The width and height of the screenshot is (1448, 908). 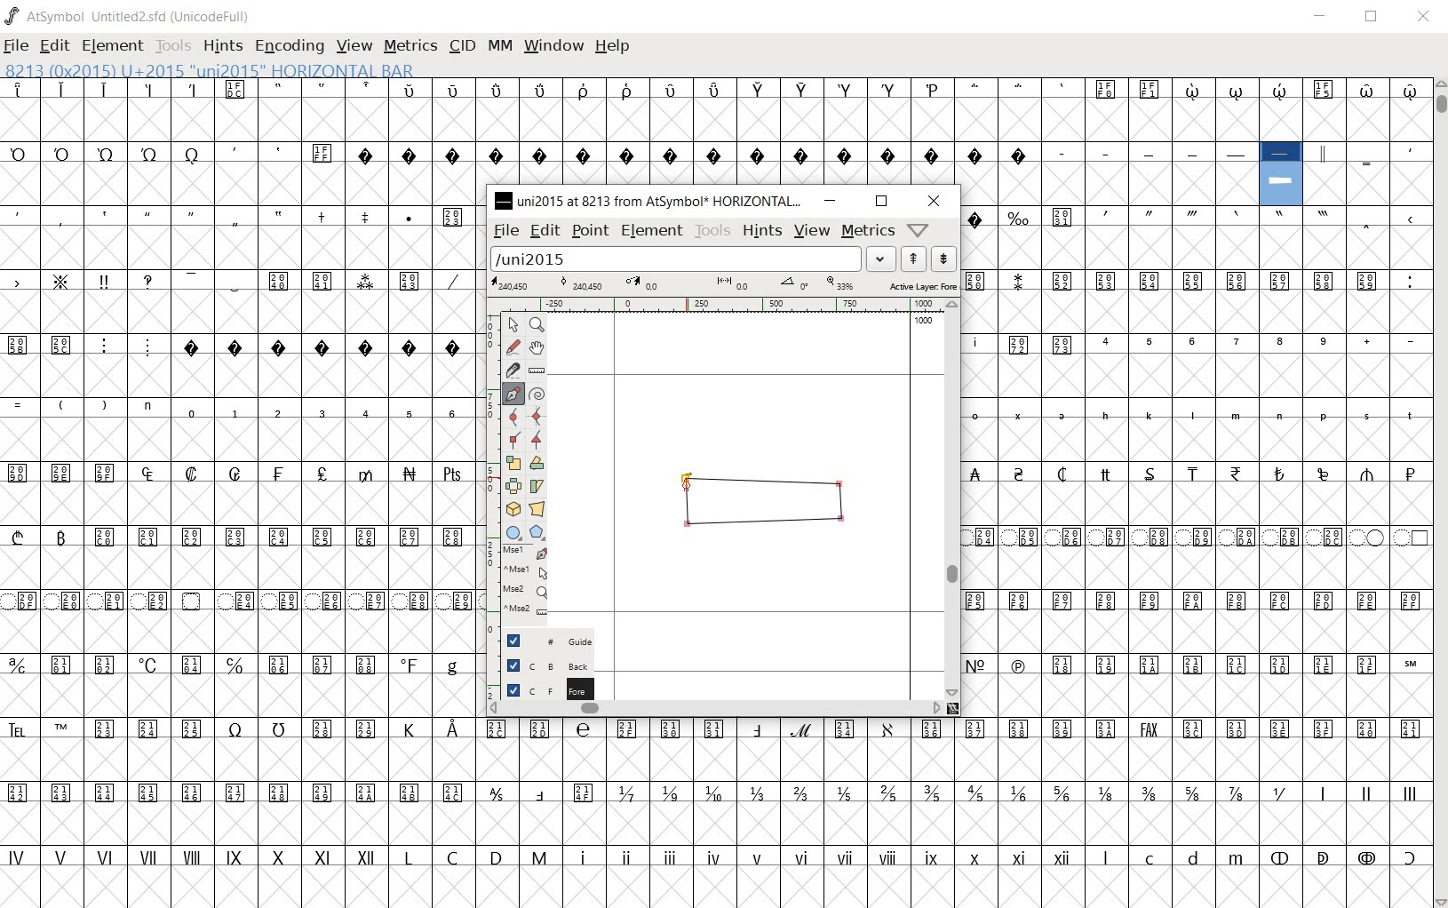 What do you see at coordinates (513, 485) in the screenshot?
I see `flip the selection` at bounding box center [513, 485].